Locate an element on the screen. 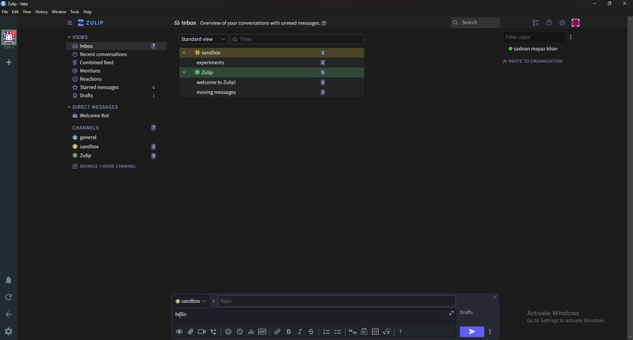 The height and width of the screenshot is (340, 633). Filter users is located at coordinates (533, 37).